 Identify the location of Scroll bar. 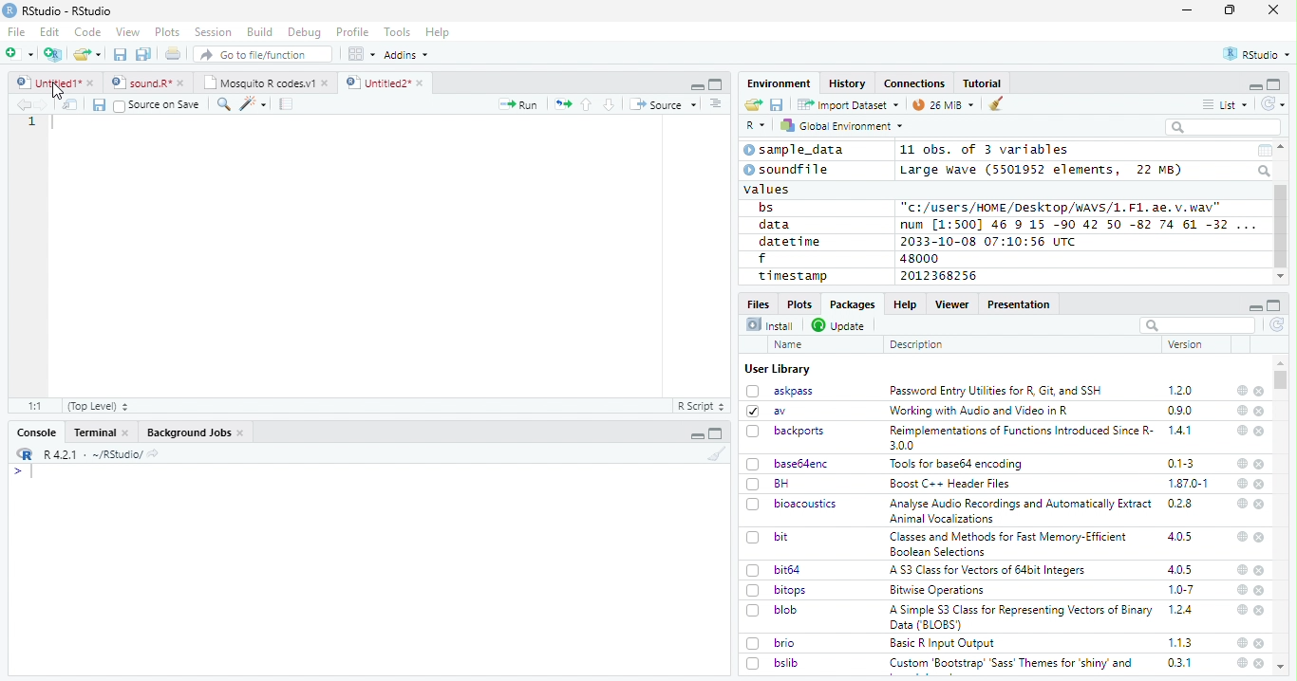
(1282, 227).